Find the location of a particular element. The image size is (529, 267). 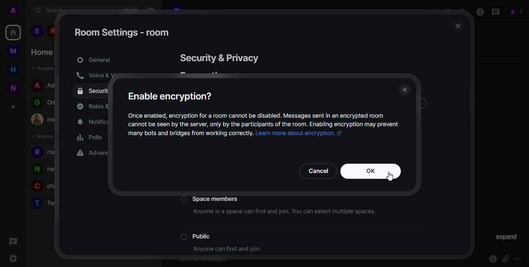

security is located at coordinates (92, 91).